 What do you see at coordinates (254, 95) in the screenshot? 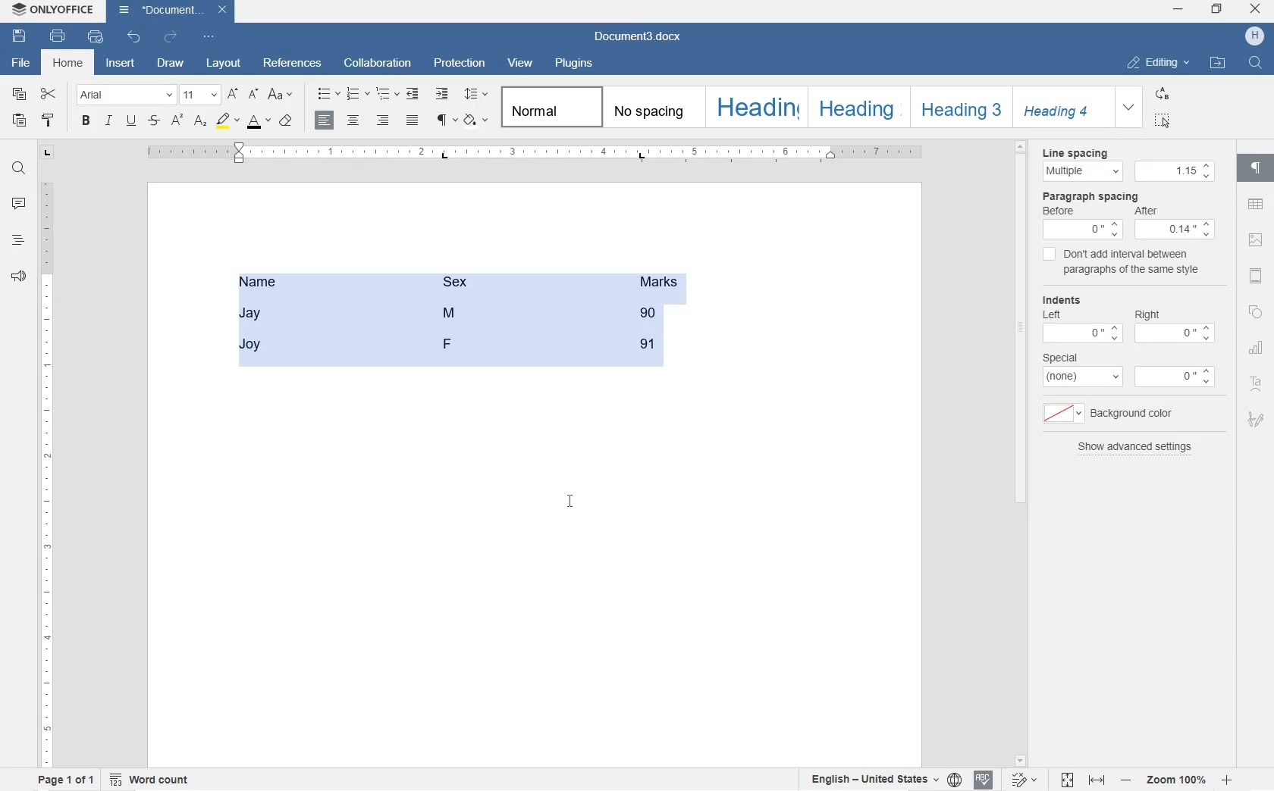
I see `DECREMENT FONT SIZE` at bounding box center [254, 95].